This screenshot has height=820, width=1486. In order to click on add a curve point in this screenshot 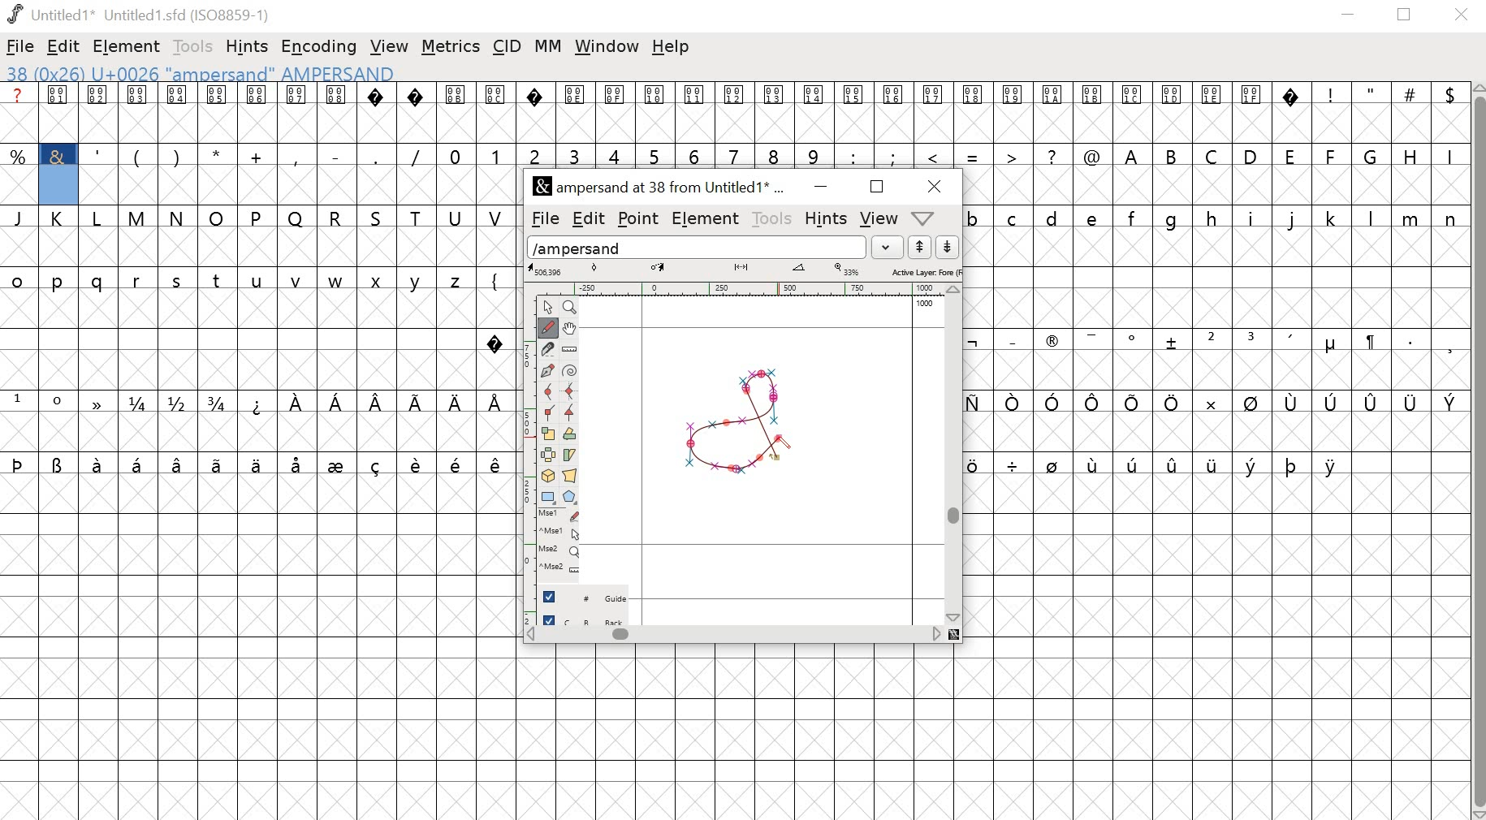, I will do `click(548, 393)`.